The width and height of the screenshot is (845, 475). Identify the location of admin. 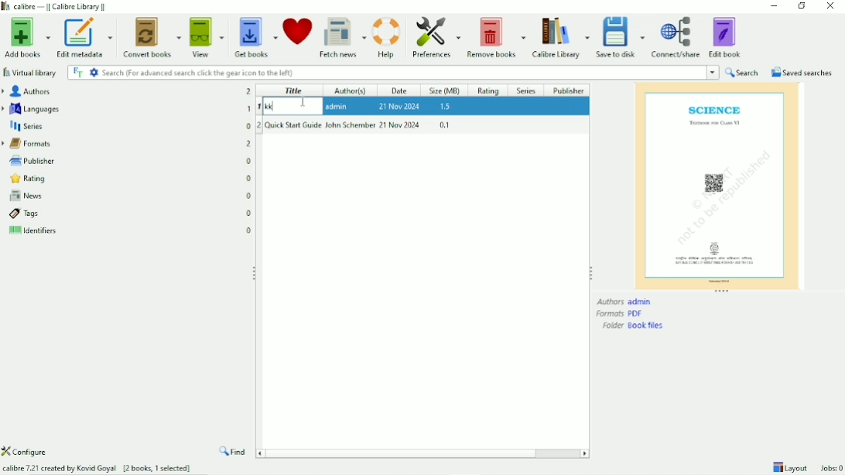
(339, 106).